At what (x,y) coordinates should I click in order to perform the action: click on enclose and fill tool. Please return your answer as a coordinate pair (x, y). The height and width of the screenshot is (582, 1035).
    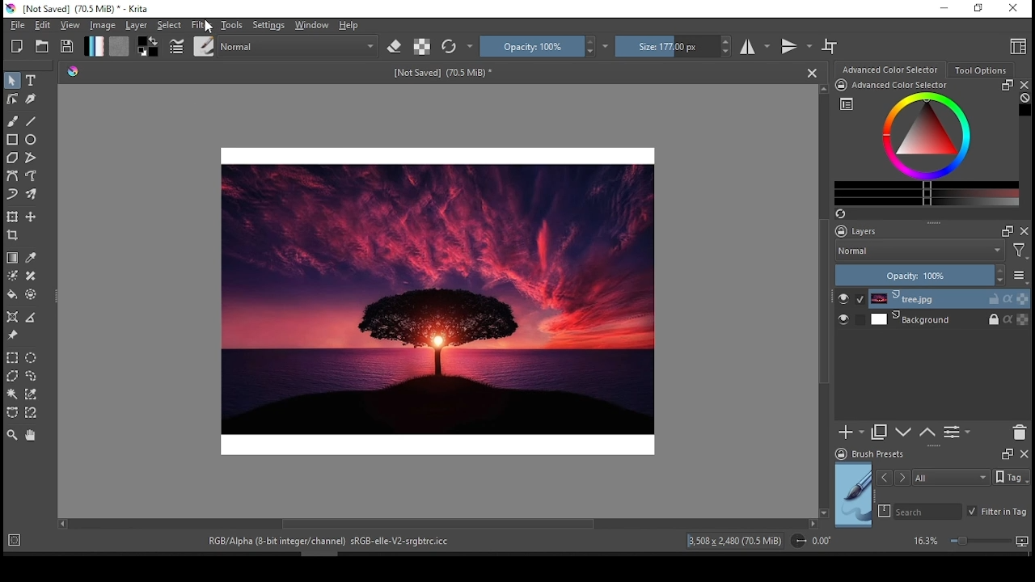
    Looking at the image, I should click on (32, 295).